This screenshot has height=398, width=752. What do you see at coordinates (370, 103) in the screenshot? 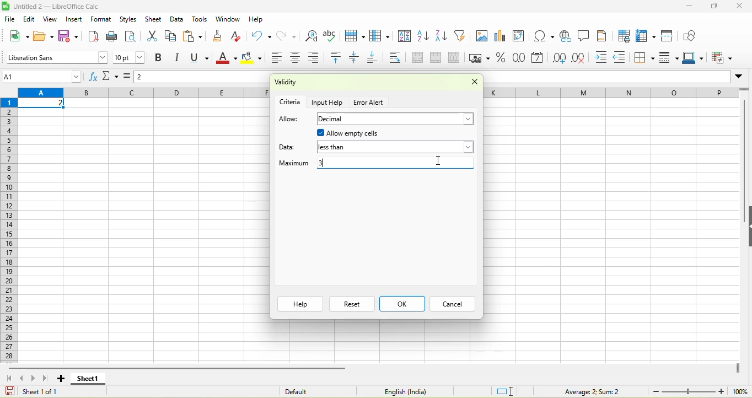
I see `error alert` at bounding box center [370, 103].